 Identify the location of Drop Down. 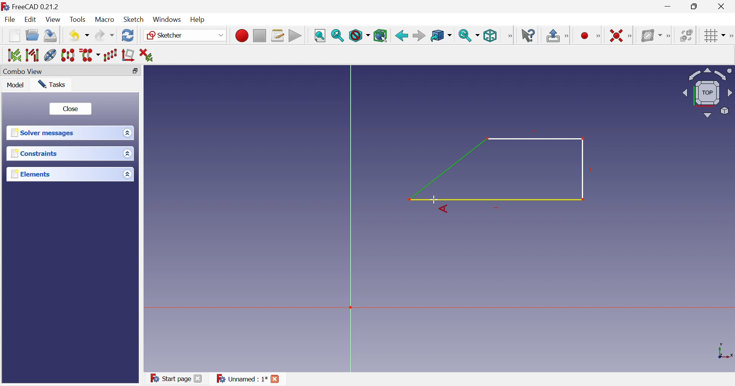
(220, 35).